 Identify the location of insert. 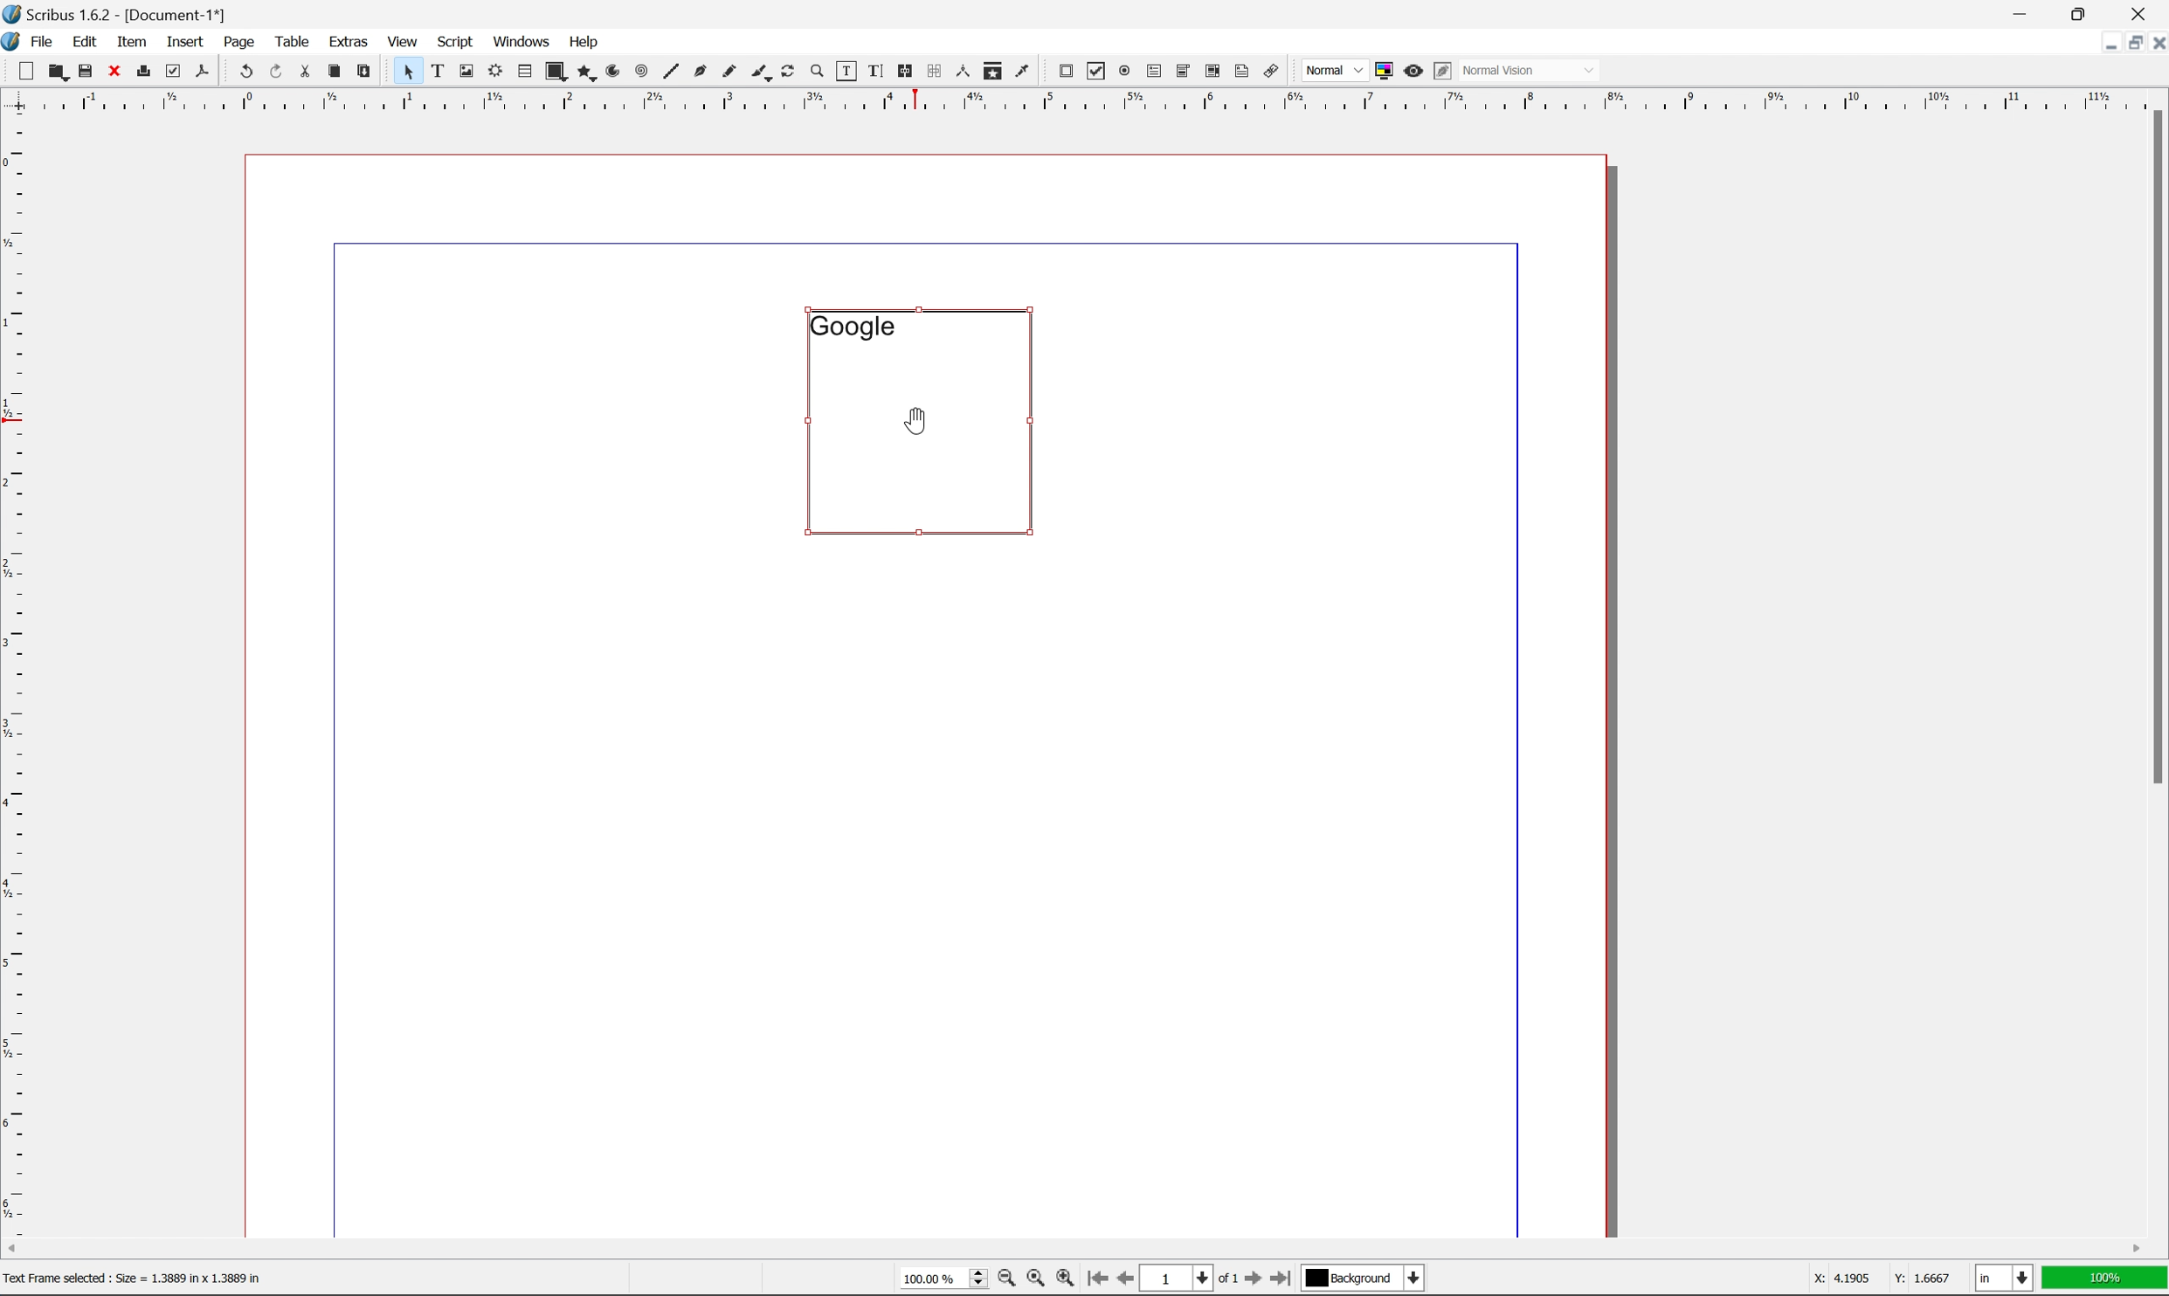
(185, 40).